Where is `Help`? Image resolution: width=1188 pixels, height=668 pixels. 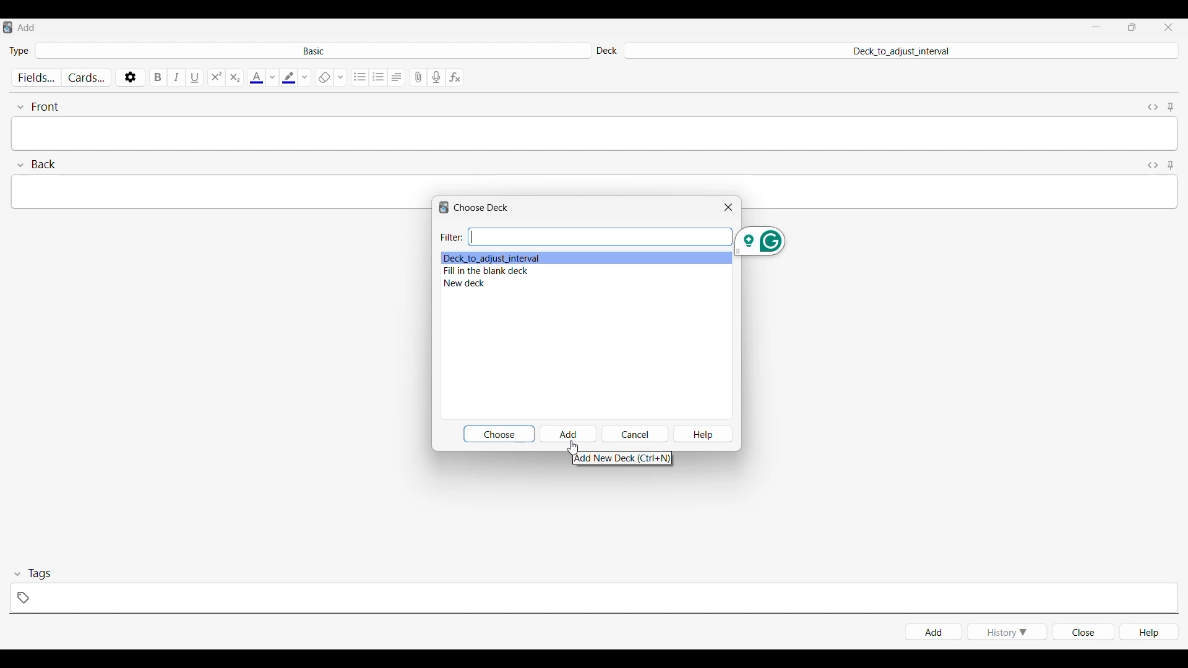 Help is located at coordinates (704, 434).